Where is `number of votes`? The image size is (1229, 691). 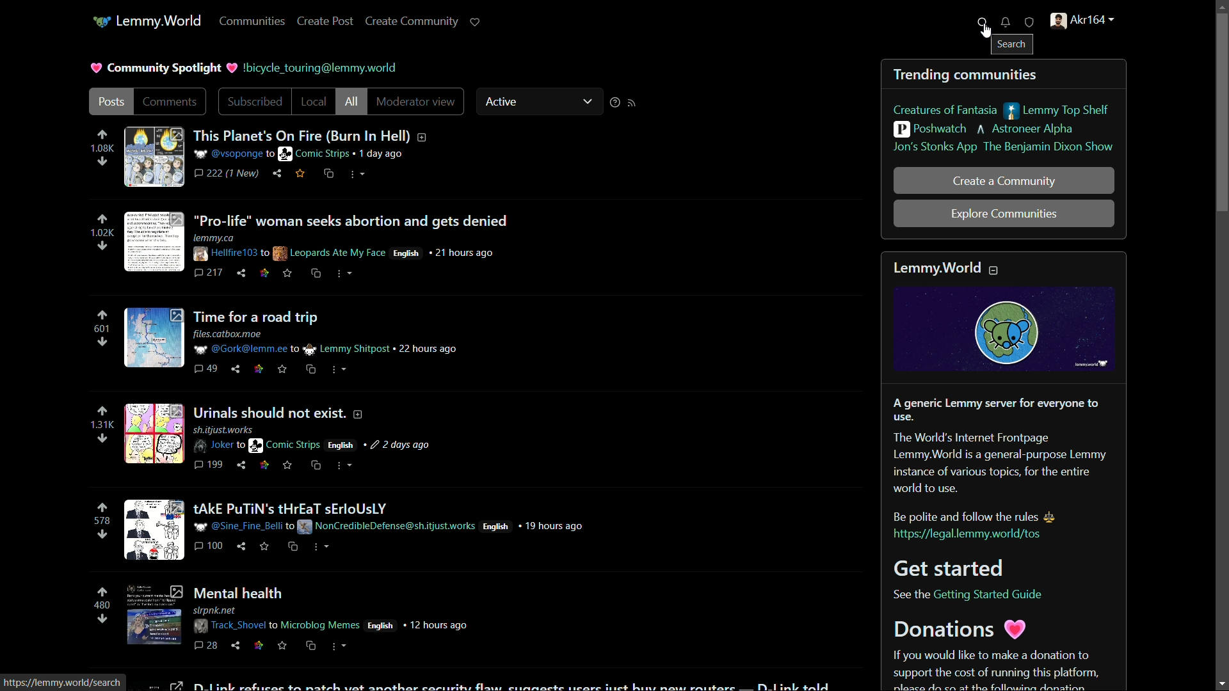 number of votes is located at coordinates (100, 521).